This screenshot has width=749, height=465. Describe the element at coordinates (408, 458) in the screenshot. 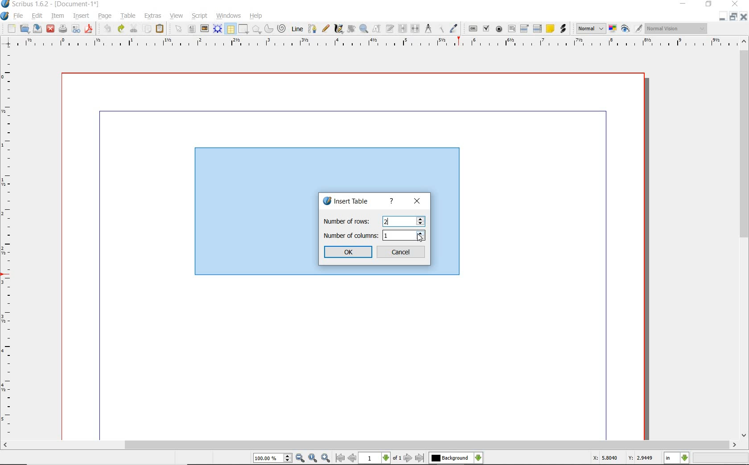

I see `go to next page` at that location.